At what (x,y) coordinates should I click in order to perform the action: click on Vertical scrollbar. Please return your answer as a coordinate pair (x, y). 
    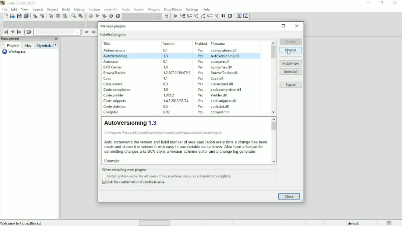
    Looking at the image, I should click on (274, 141).